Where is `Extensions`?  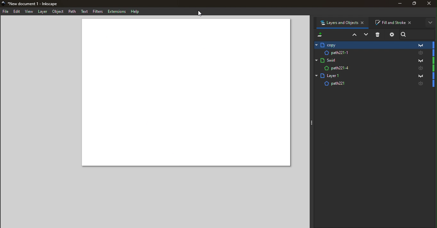
Extensions is located at coordinates (117, 11).